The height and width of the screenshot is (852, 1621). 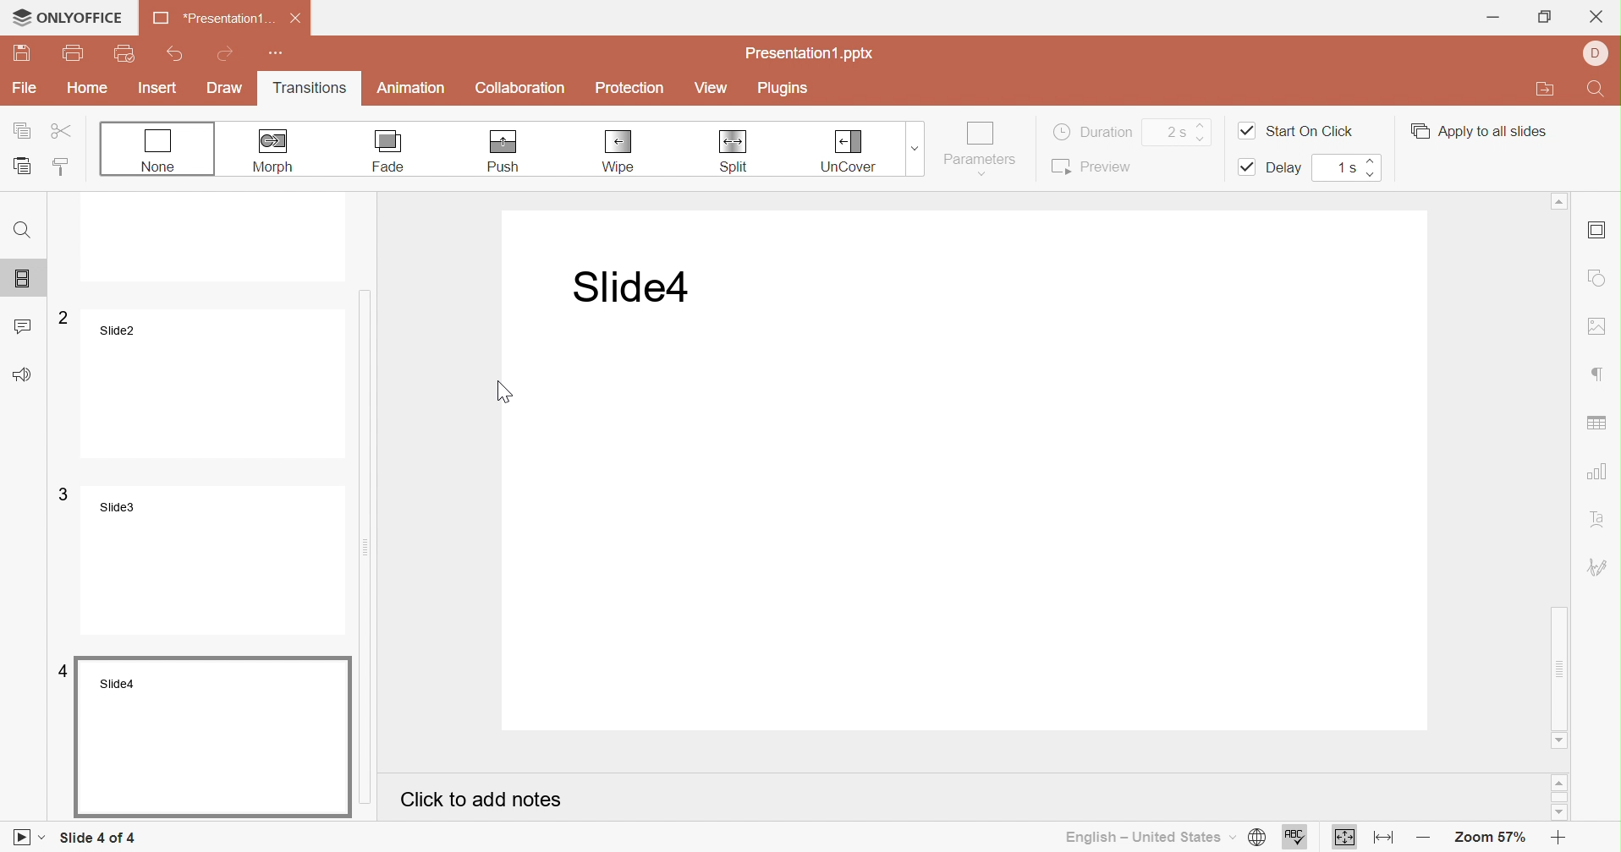 What do you see at coordinates (1601, 519) in the screenshot?
I see `Text art settings` at bounding box center [1601, 519].